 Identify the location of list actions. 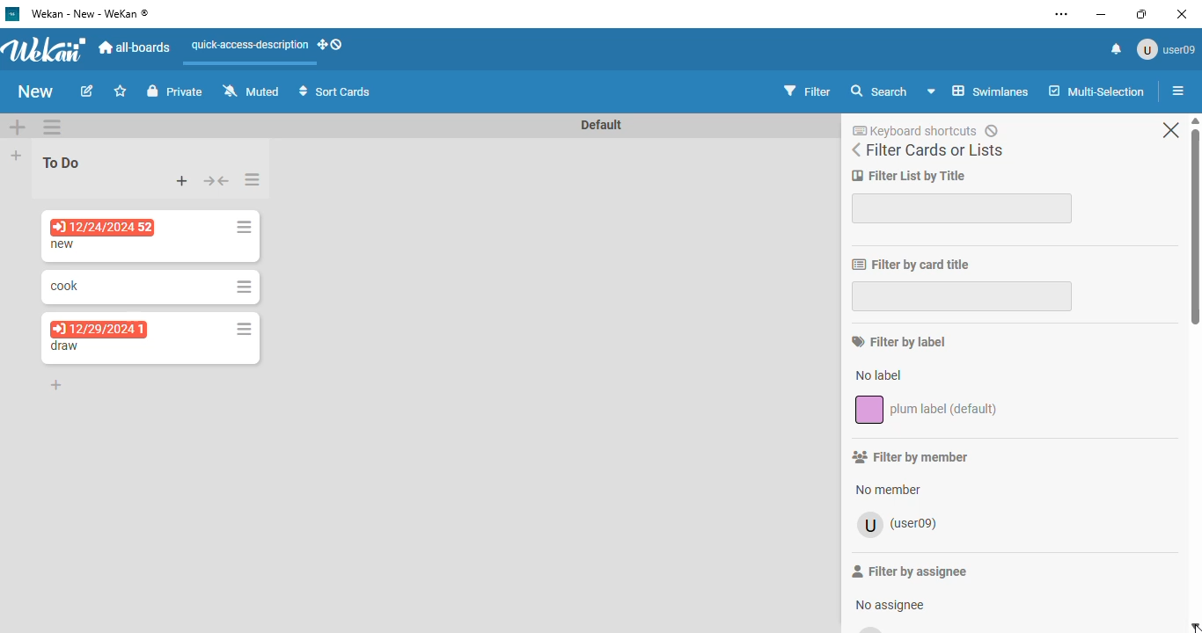
(253, 179).